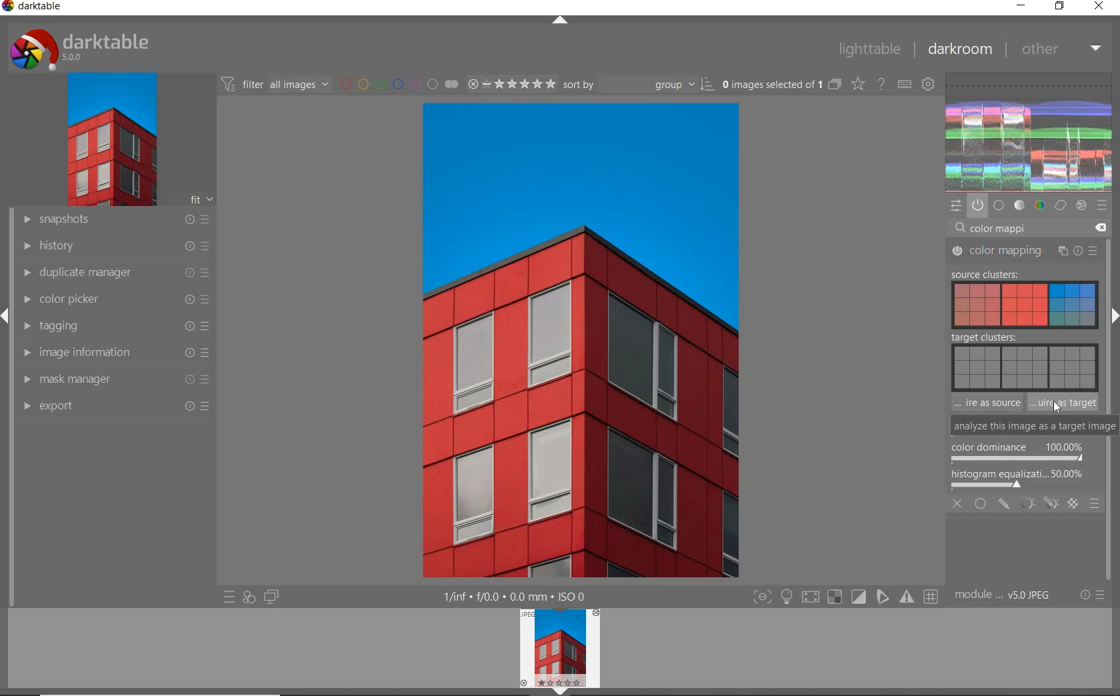 This screenshot has width=1120, height=696. What do you see at coordinates (957, 275) in the screenshot?
I see `COLOR MAPPING 'IS SWITCHED OFF'` at bounding box center [957, 275].